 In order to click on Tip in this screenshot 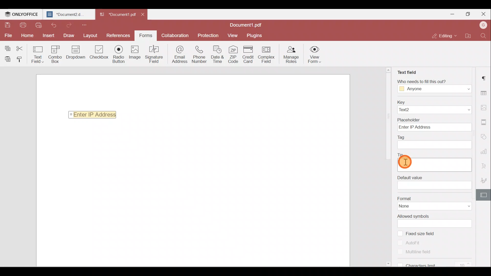, I will do `click(405, 154)`.